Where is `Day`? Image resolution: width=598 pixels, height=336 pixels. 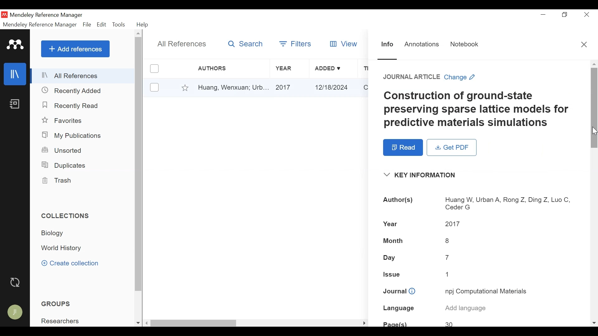 Day is located at coordinates (390, 258).